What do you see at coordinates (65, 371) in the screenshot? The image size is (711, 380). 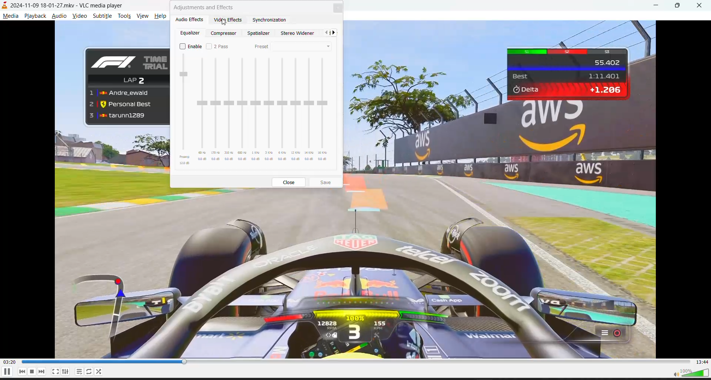 I see `settings` at bounding box center [65, 371].